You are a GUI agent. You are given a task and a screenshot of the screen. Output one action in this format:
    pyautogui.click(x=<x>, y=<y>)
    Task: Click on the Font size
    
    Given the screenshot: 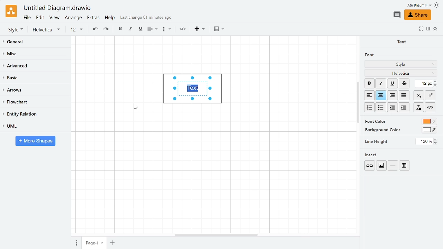 What is the action you would take?
    pyautogui.click(x=424, y=84)
    